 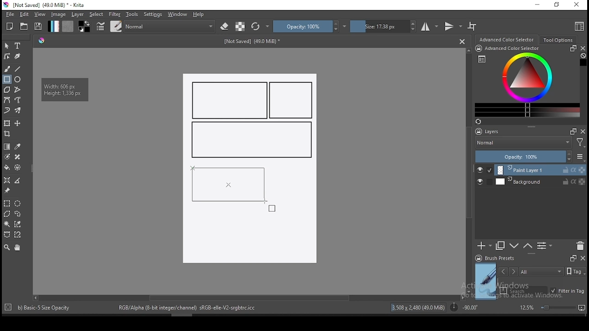 I want to click on pick a color from image and current layer, so click(x=18, y=147).